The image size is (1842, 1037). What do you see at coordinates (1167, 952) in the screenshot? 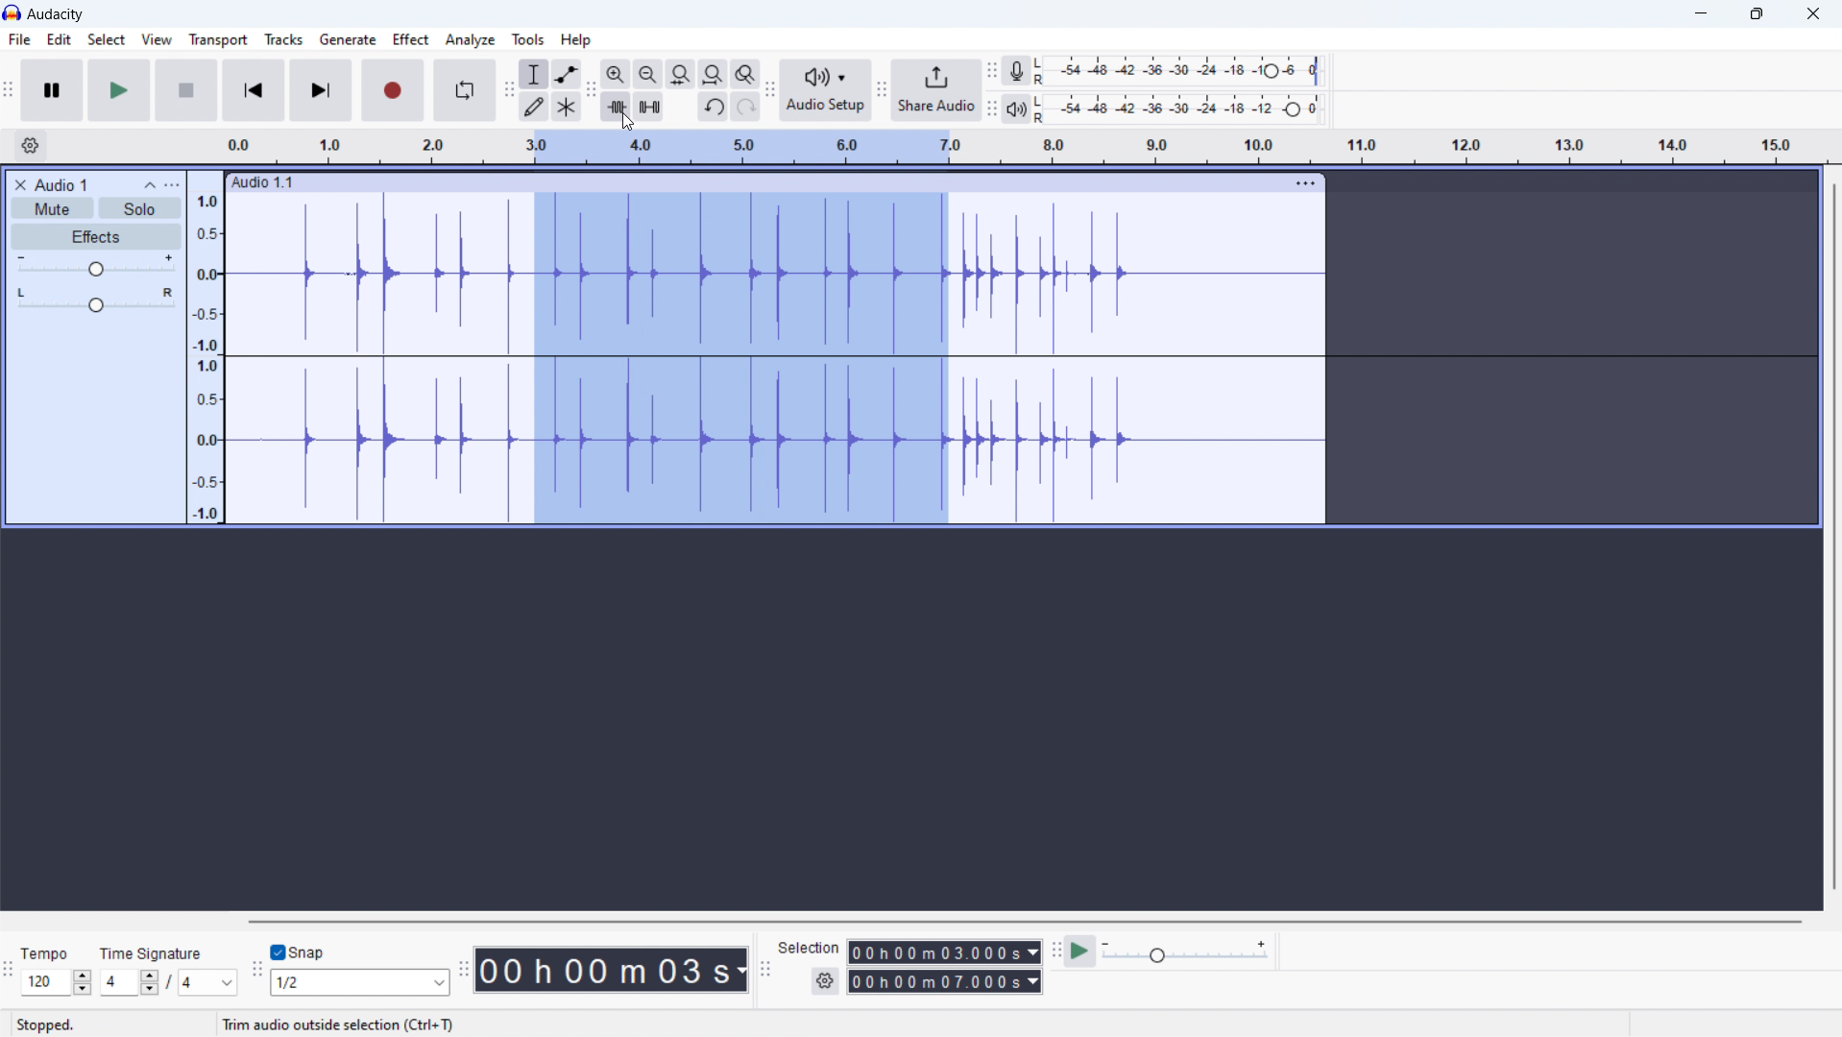
I see `play at speed` at bounding box center [1167, 952].